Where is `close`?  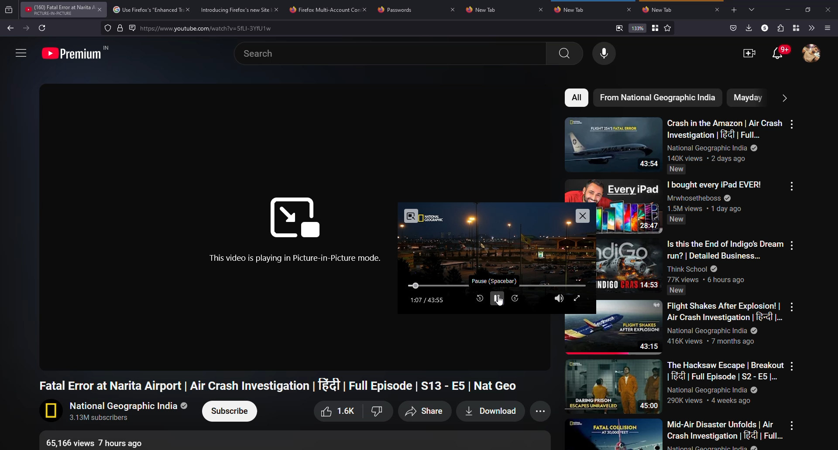 close is located at coordinates (718, 10).